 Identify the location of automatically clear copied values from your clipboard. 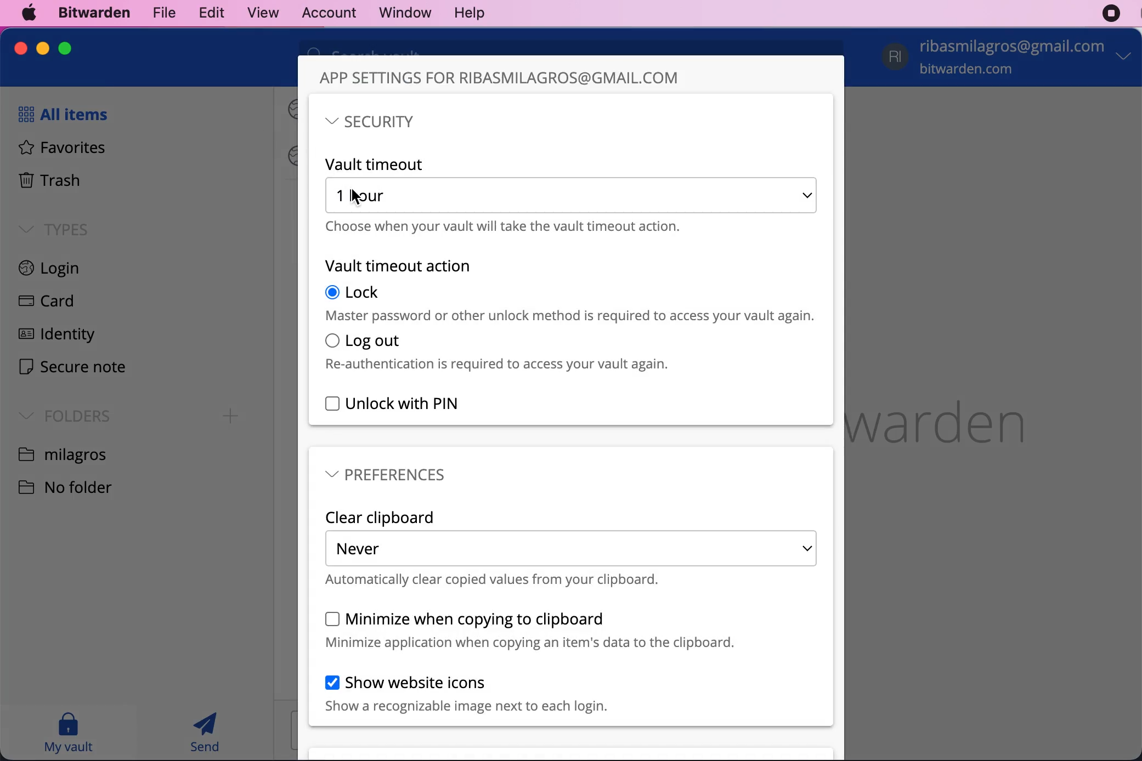
(493, 580).